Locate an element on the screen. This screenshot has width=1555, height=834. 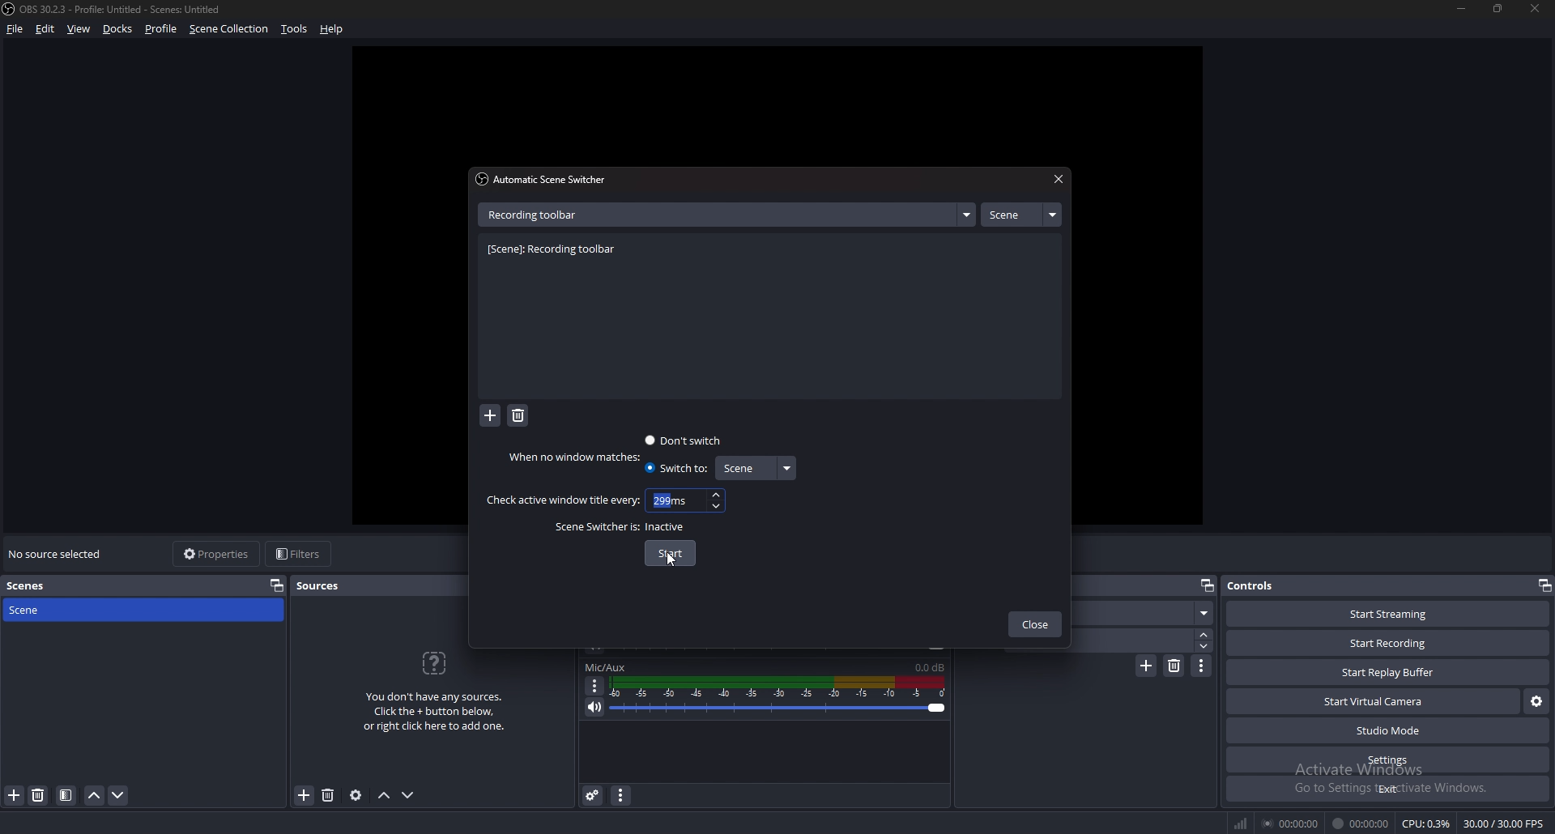
check active window title every is located at coordinates (562, 500).